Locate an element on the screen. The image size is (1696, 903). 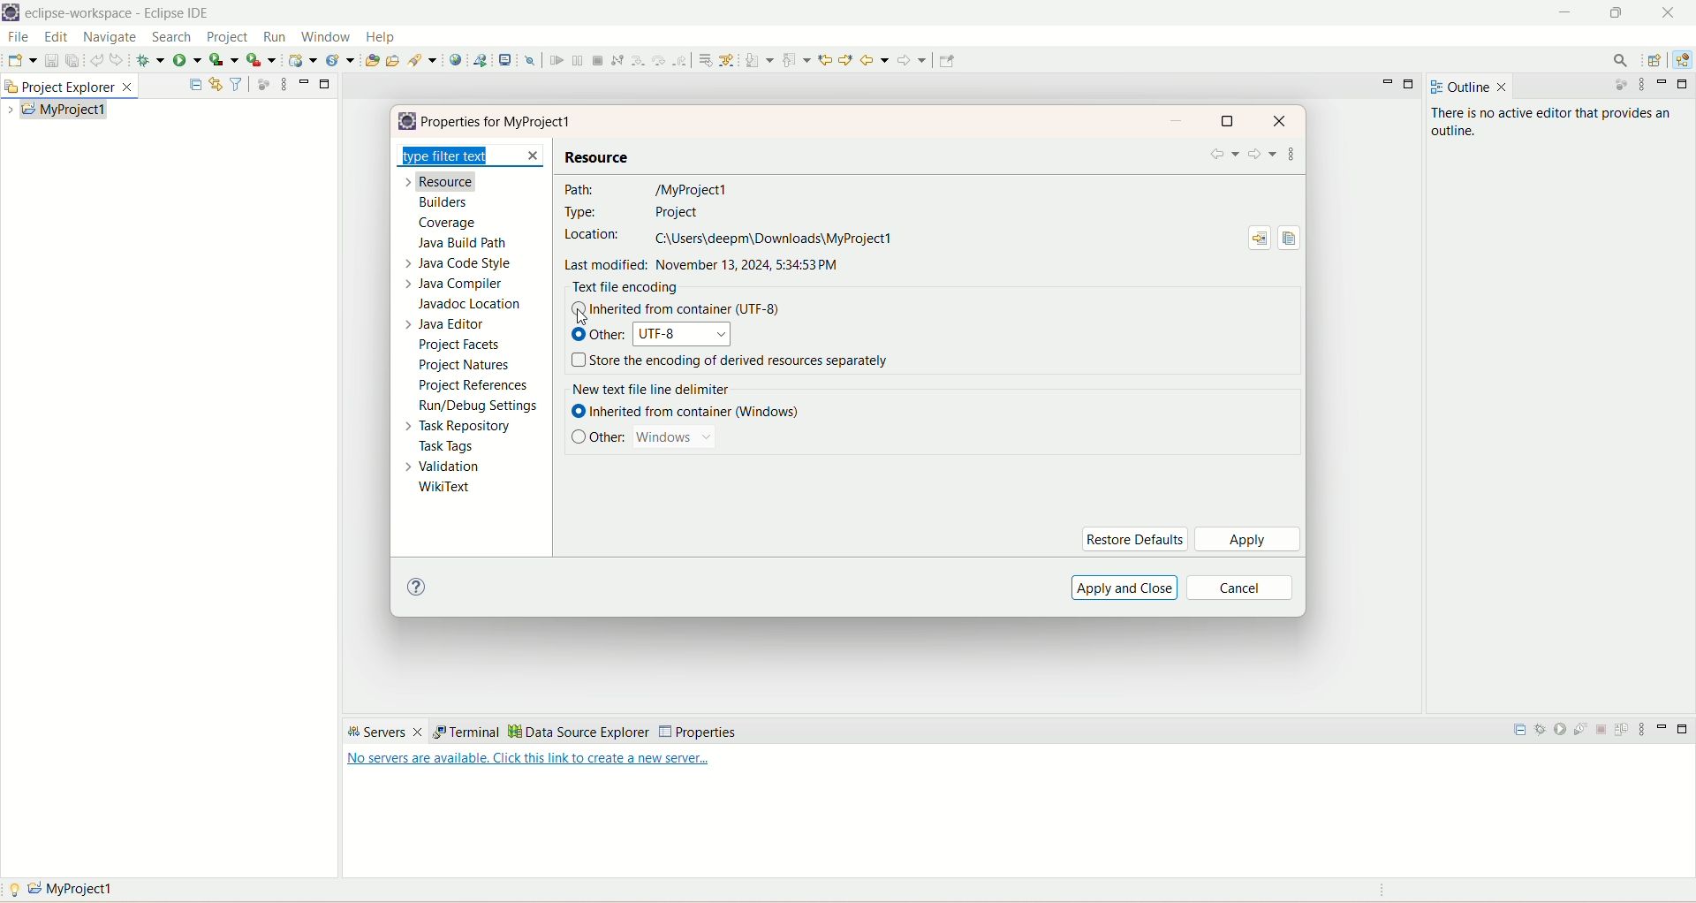
java build path is located at coordinates (466, 245).